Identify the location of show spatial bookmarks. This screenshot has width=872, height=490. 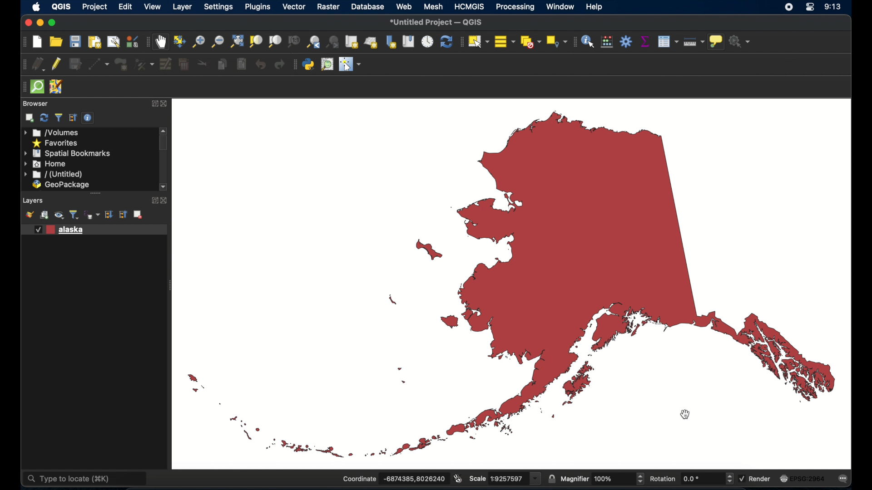
(408, 41).